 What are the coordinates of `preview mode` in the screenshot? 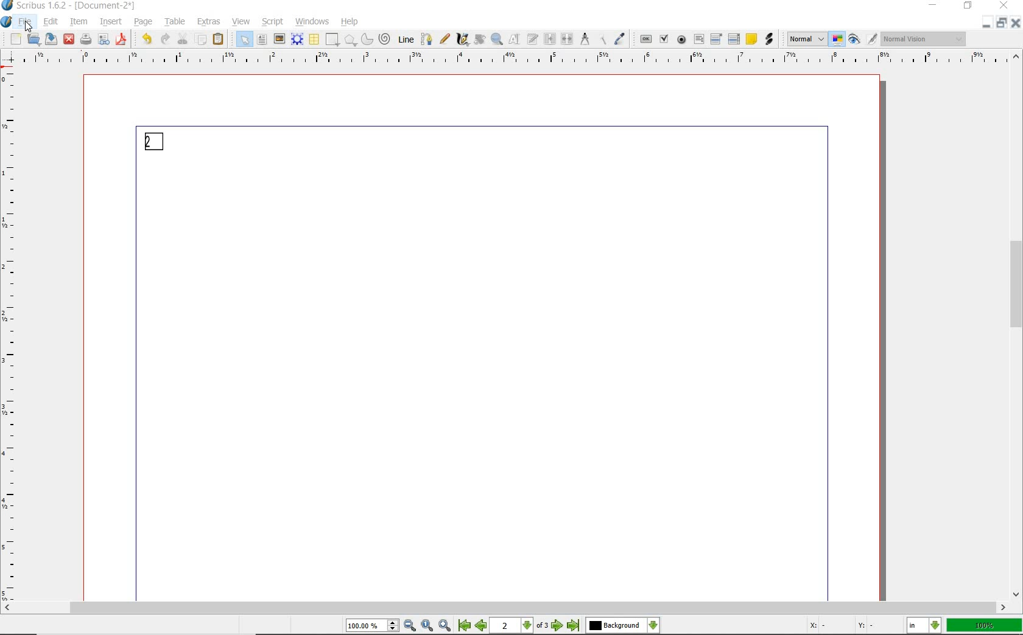 It's located at (854, 40).